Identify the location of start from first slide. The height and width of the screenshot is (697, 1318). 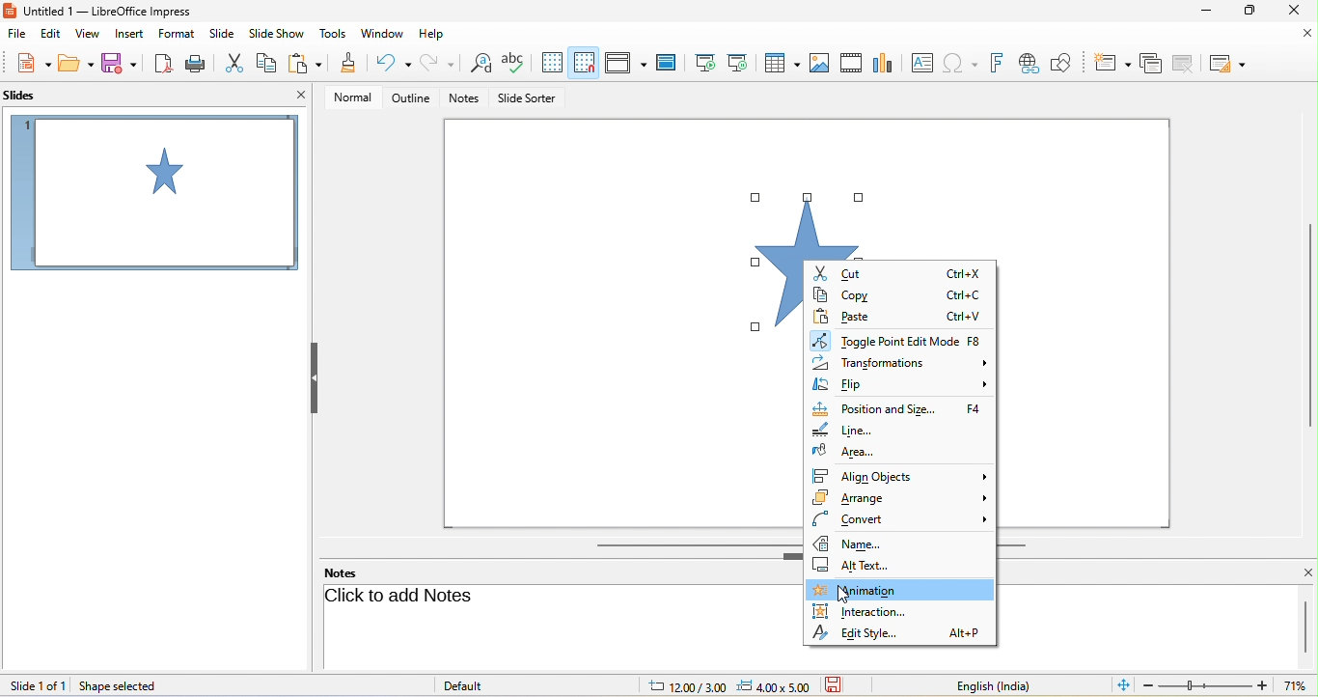
(702, 63).